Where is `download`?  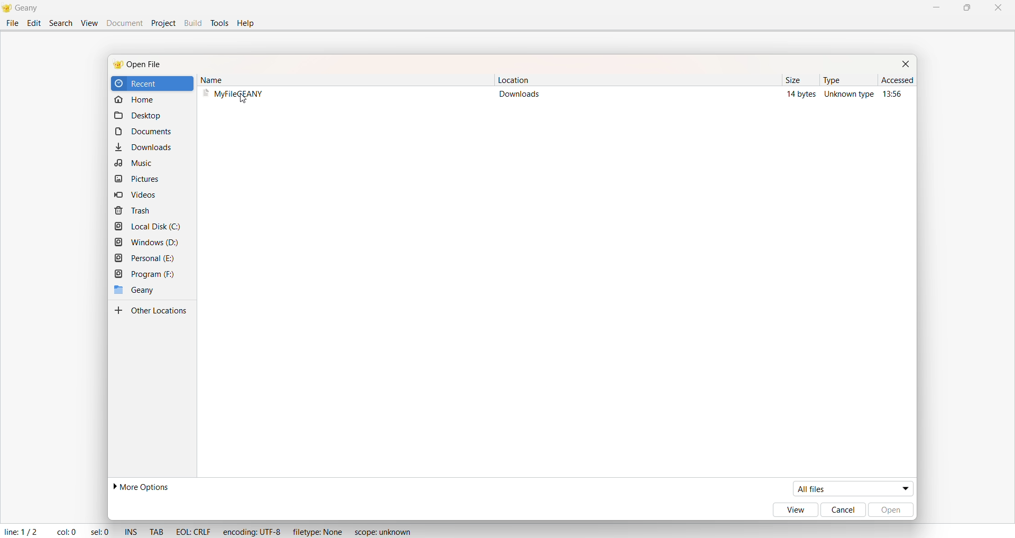 download is located at coordinates (144, 146).